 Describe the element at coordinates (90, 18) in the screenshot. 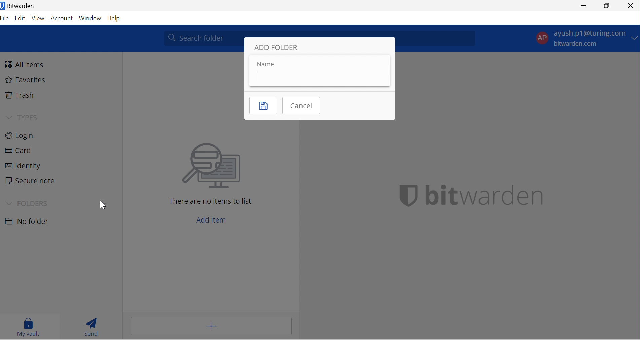

I see `Window` at that location.